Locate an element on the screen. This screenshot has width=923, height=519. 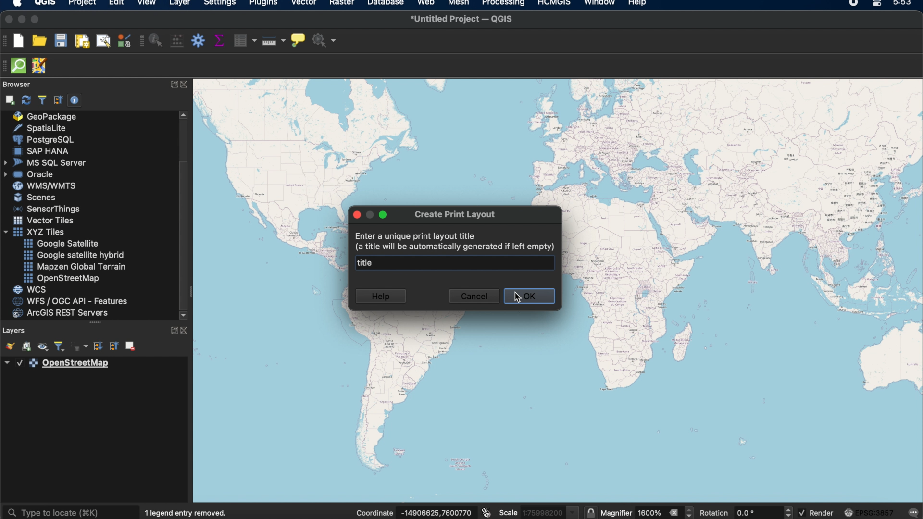
no action selected is located at coordinates (327, 41).